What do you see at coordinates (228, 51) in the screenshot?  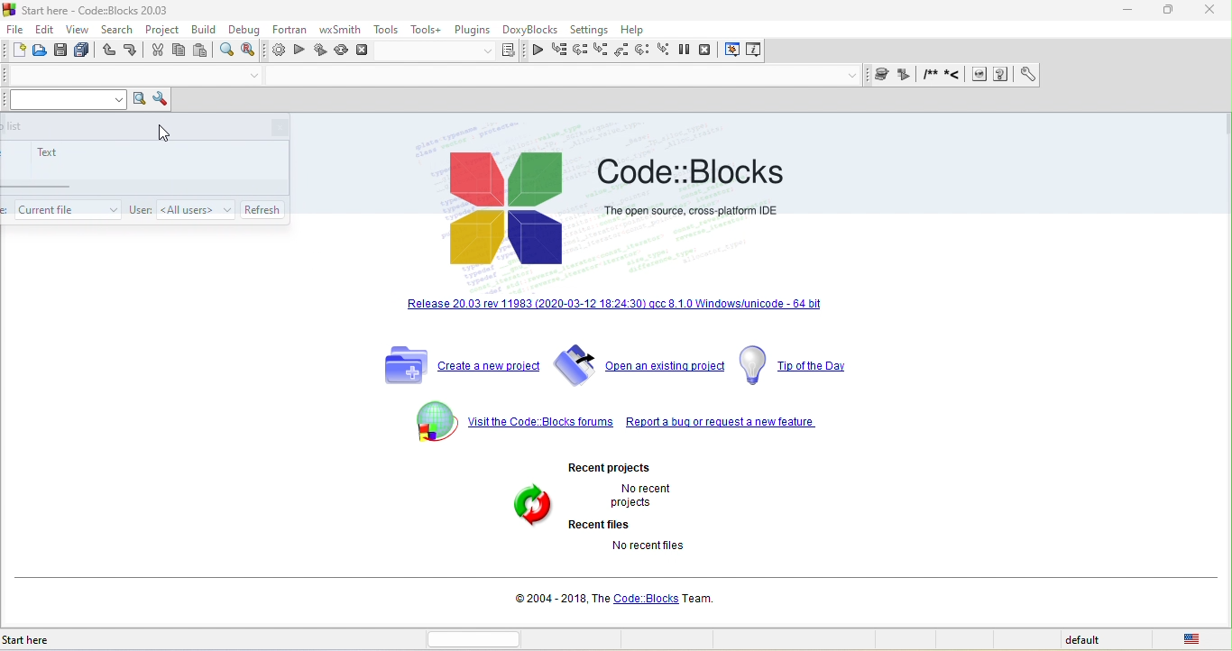 I see `find` at bounding box center [228, 51].